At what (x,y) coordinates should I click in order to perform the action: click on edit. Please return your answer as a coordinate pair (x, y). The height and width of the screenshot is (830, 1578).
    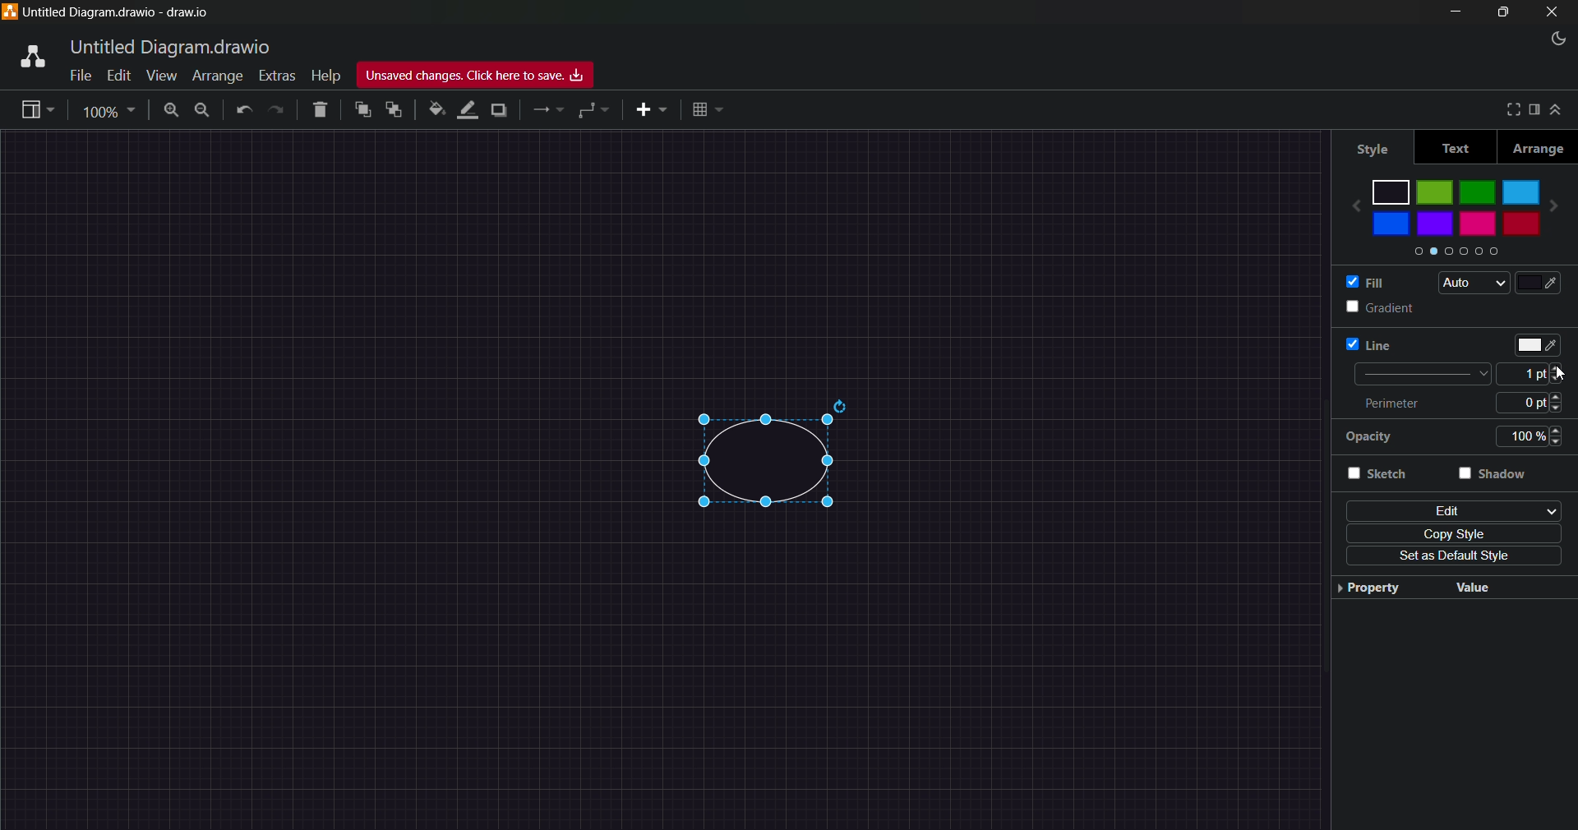
    Looking at the image, I should click on (1453, 510).